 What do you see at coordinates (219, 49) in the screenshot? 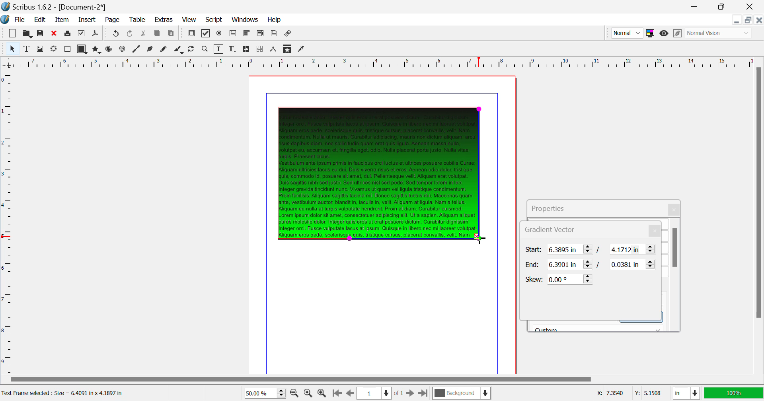
I see `Edit Contents of Frame` at bounding box center [219, 49].